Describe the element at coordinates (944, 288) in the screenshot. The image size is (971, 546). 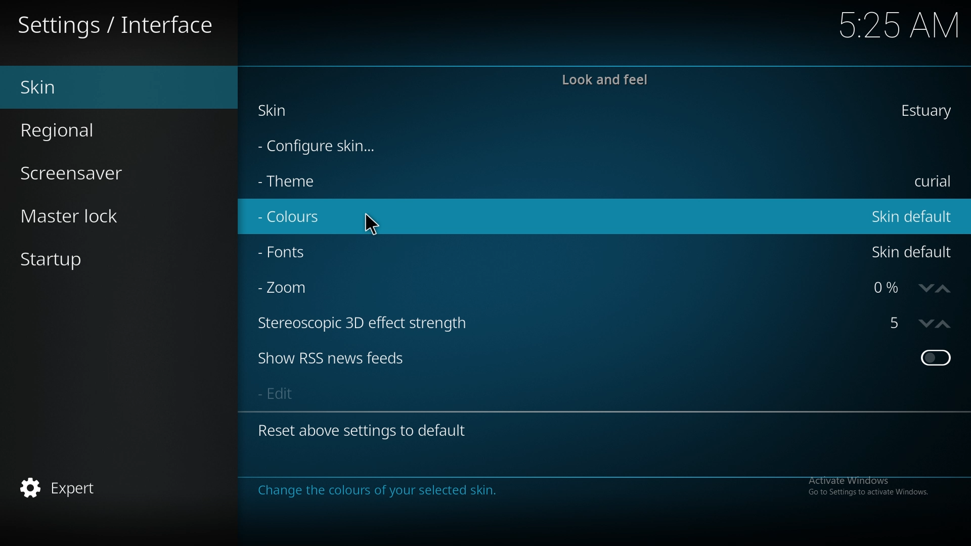
I see `increase zoom` at that location.